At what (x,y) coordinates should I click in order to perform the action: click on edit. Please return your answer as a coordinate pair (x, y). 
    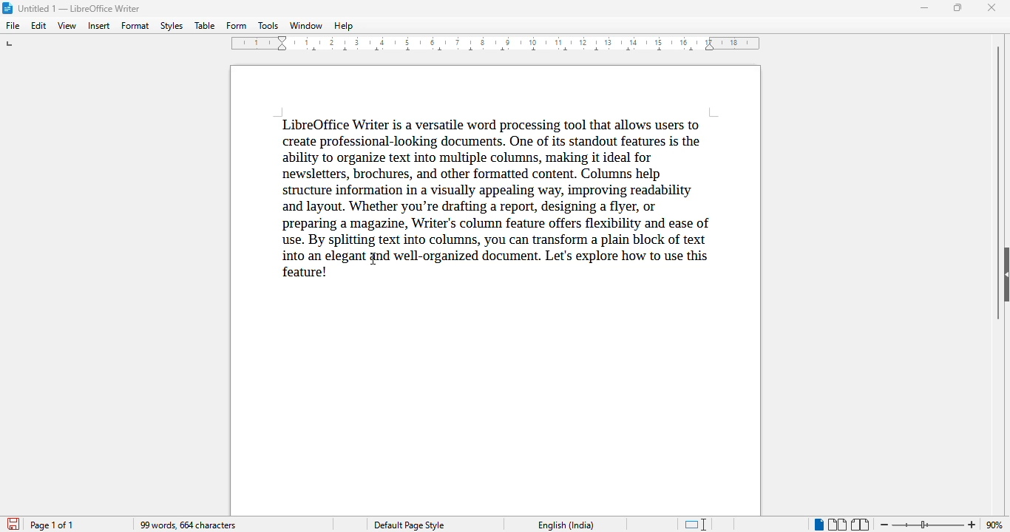
    Looking at the image, I should click on (40, 26).